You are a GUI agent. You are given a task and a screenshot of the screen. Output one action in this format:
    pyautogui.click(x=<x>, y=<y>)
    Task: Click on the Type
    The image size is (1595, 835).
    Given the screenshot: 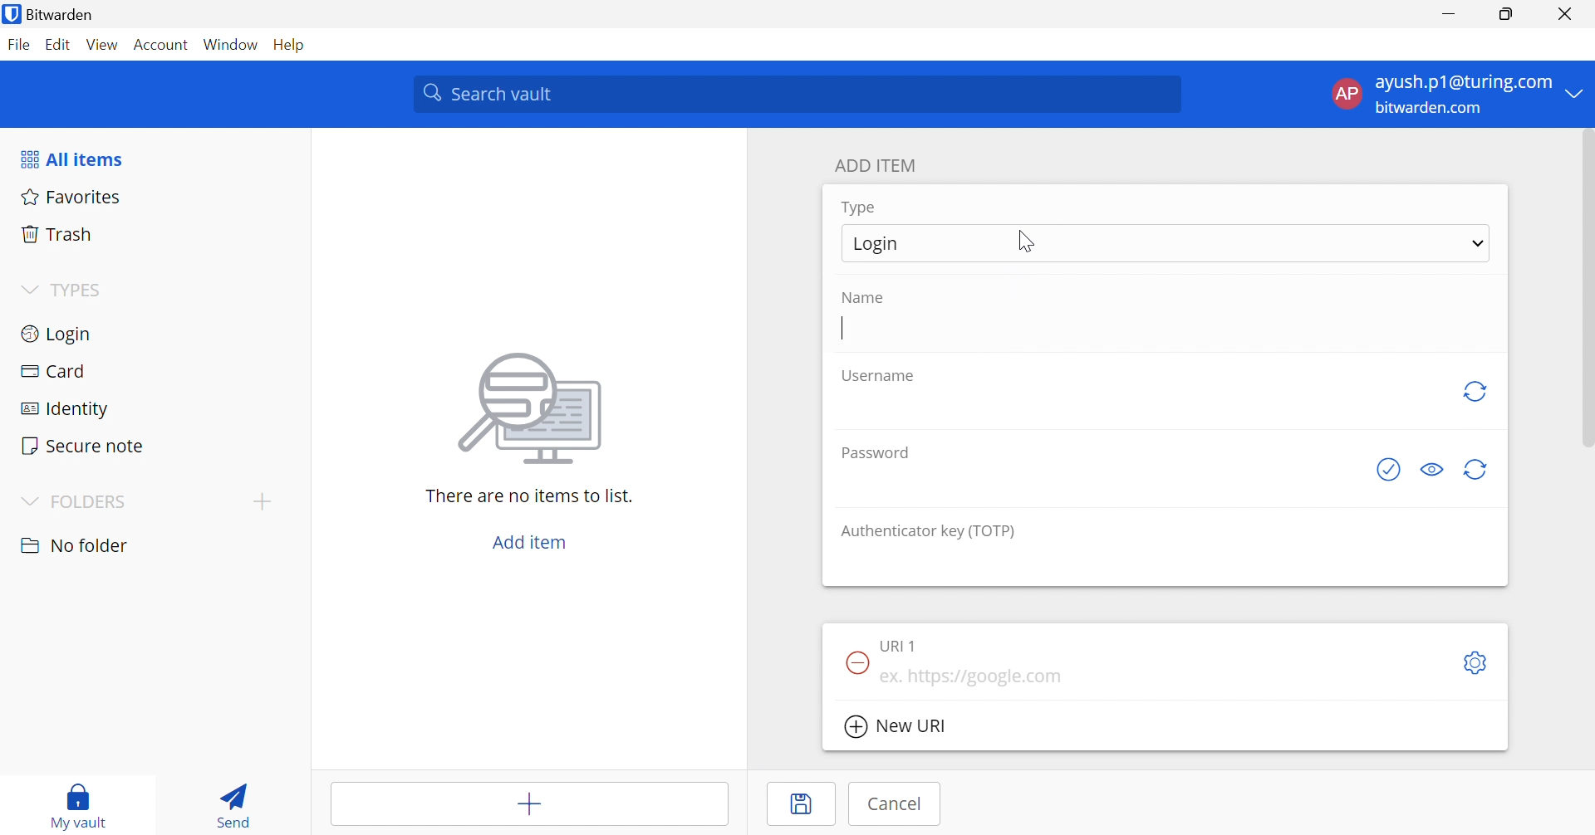 What is the action you would take?
    pyautogui.click(x=860, y=209)
    